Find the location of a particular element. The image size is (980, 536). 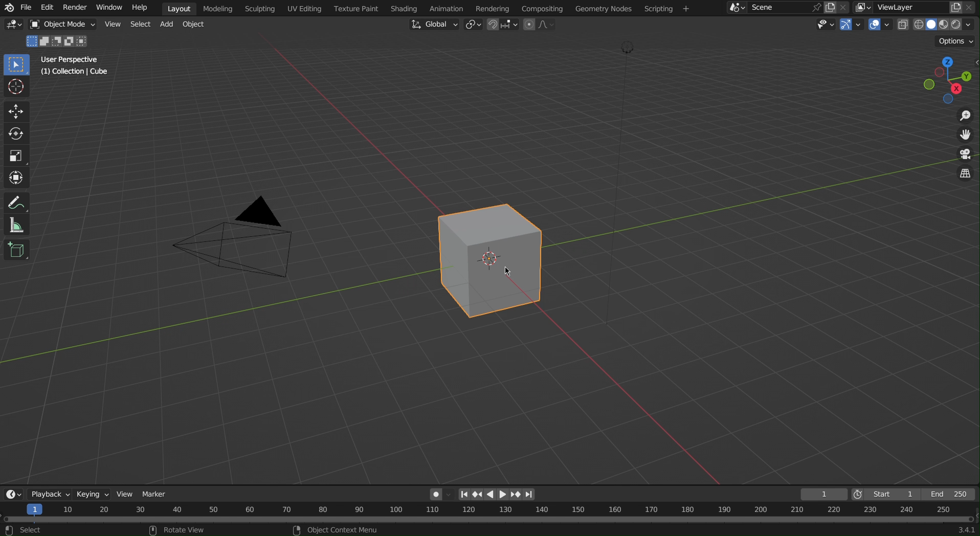

Transform Pivot Point is located at coordinates (474, 26).